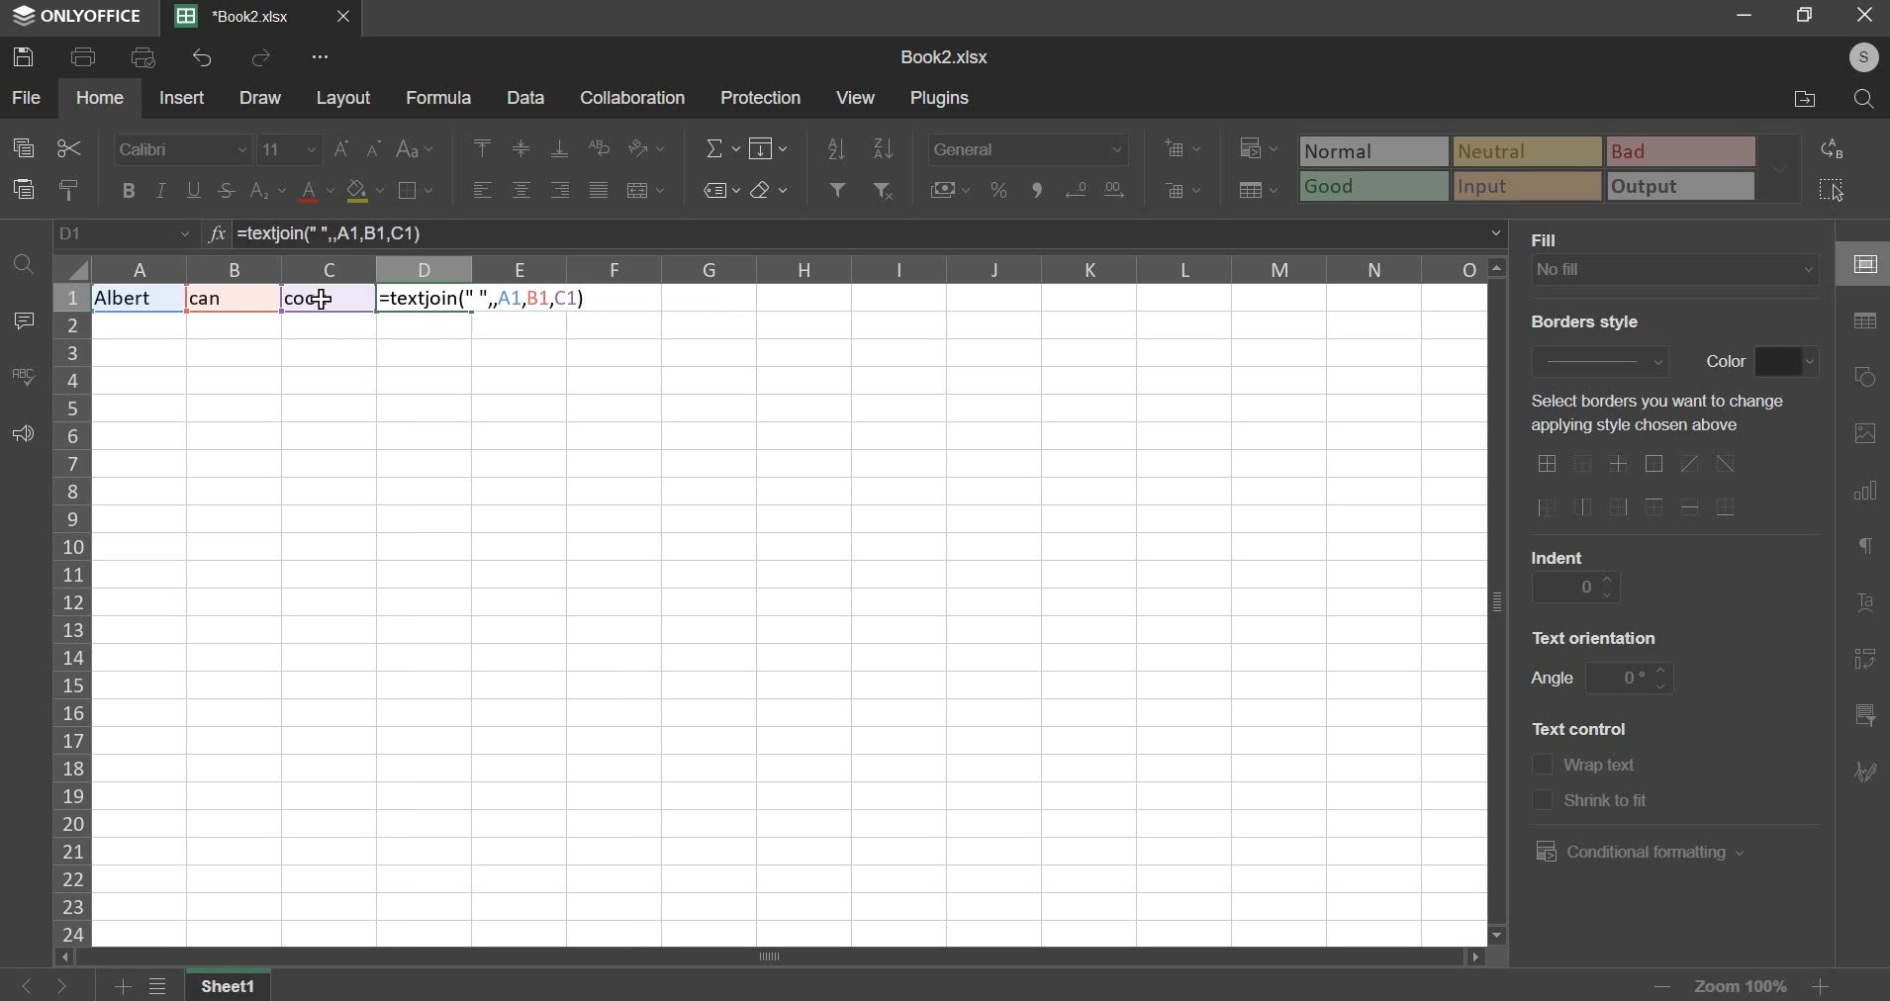  I want to click on clear, so click(769, 190).